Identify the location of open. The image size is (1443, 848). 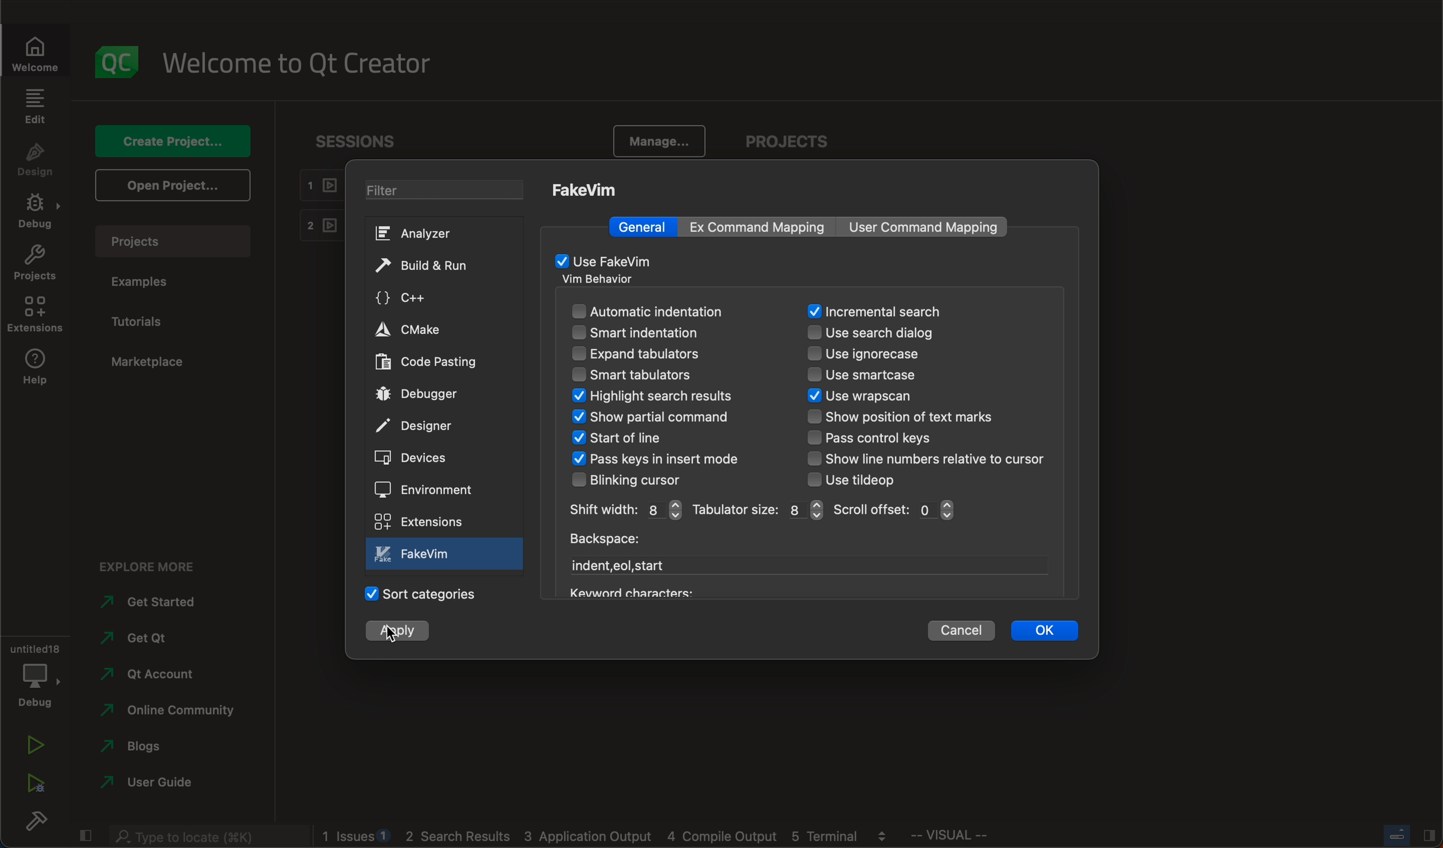
(175, 184).